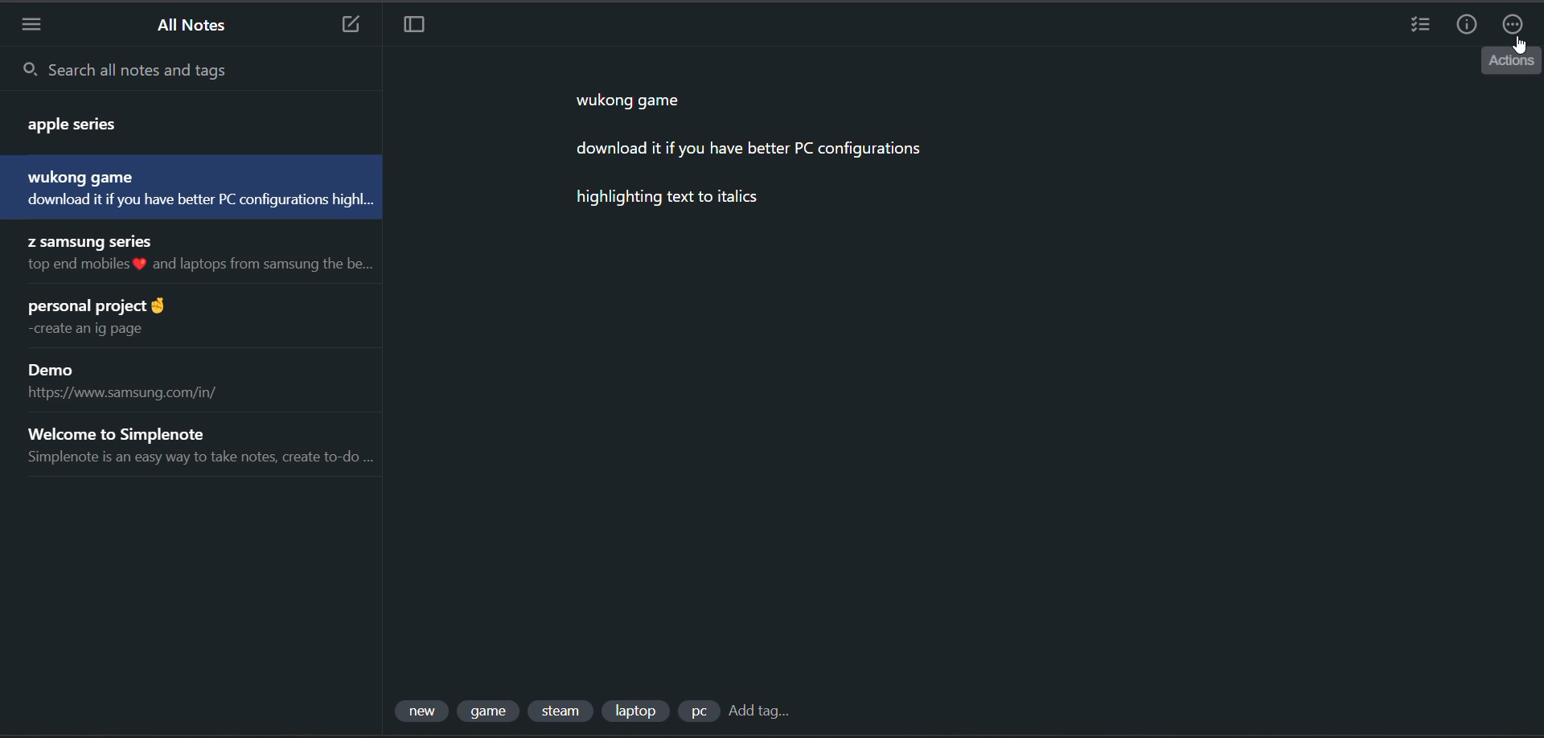  What do you see at coordinates (1466, 26) in the screenshot?
I see `info` at bounding box center [1466, 26].